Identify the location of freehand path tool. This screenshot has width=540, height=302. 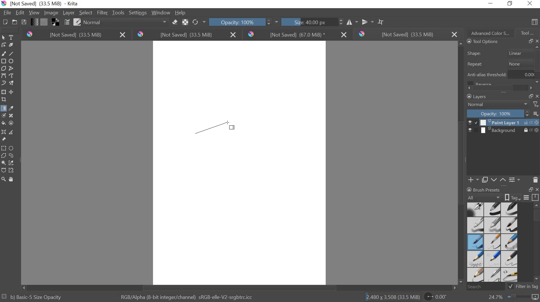
(13, 76).